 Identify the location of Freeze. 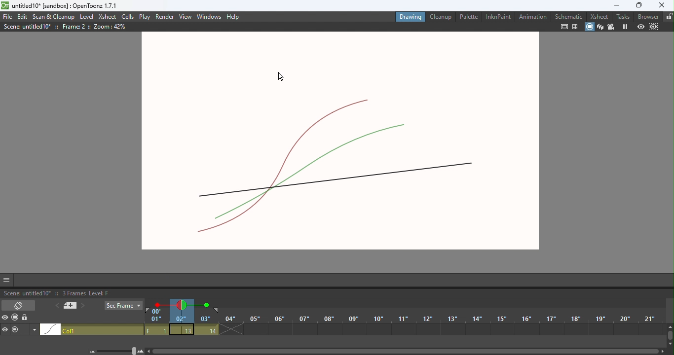
(625, 27).